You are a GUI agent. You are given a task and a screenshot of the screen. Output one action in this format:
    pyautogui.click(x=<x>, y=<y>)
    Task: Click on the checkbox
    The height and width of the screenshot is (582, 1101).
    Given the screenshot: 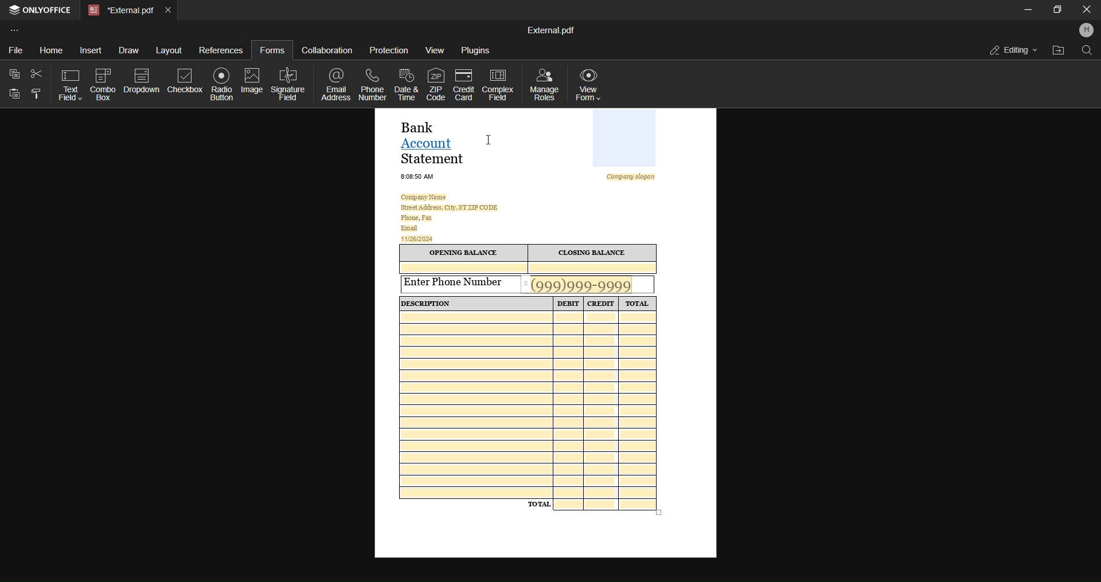 What is the action you would take?
    pyautogui.click(x=182, y=80)
    